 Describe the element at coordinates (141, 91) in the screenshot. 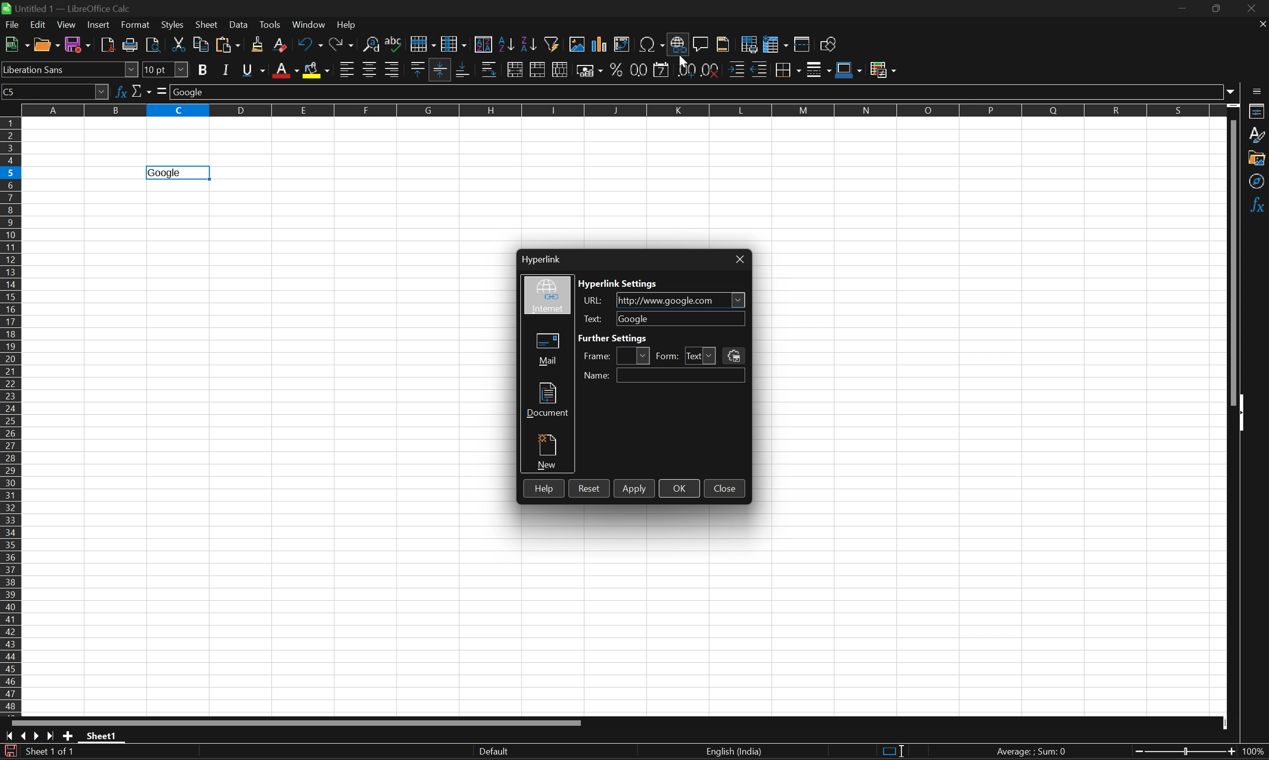

I see `Select function` at that location.